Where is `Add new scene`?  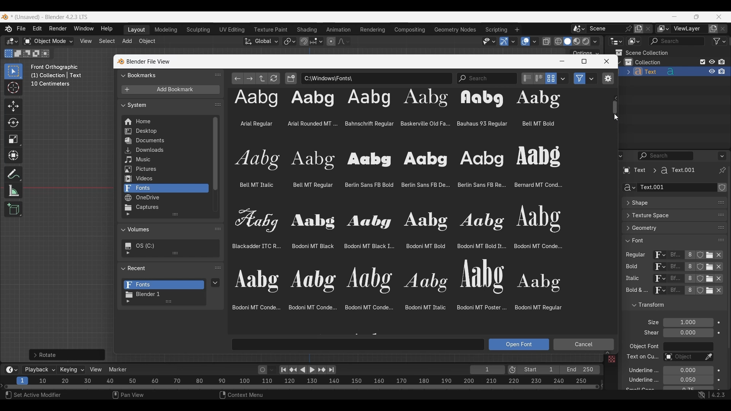
Add new scene is located at coordinates (638, 29).